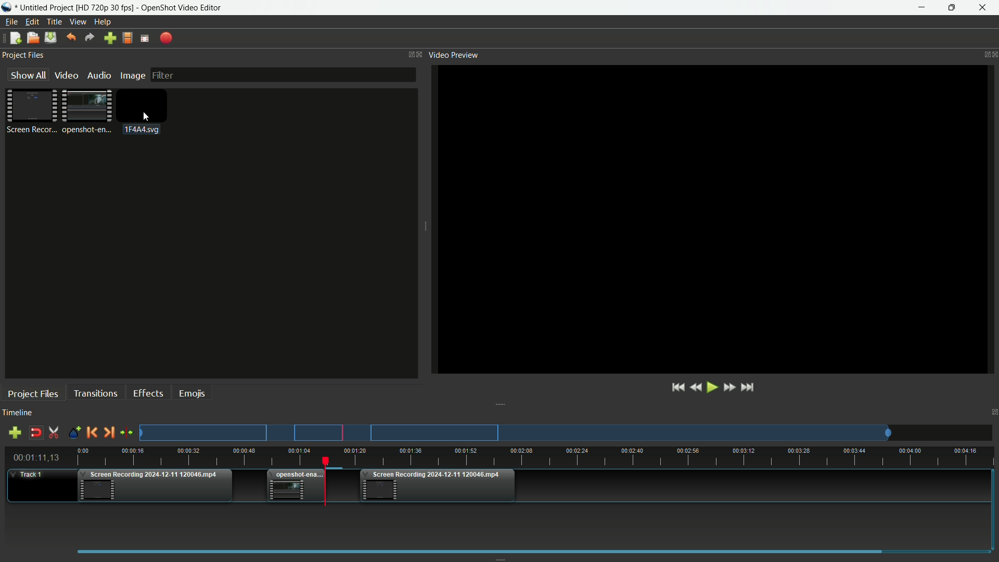 The width and height of the screenshot is (999, 562). What do you see at coordinates (8, 7) in the screenshot?
I see `App icon` at bounding box center [8, 7].